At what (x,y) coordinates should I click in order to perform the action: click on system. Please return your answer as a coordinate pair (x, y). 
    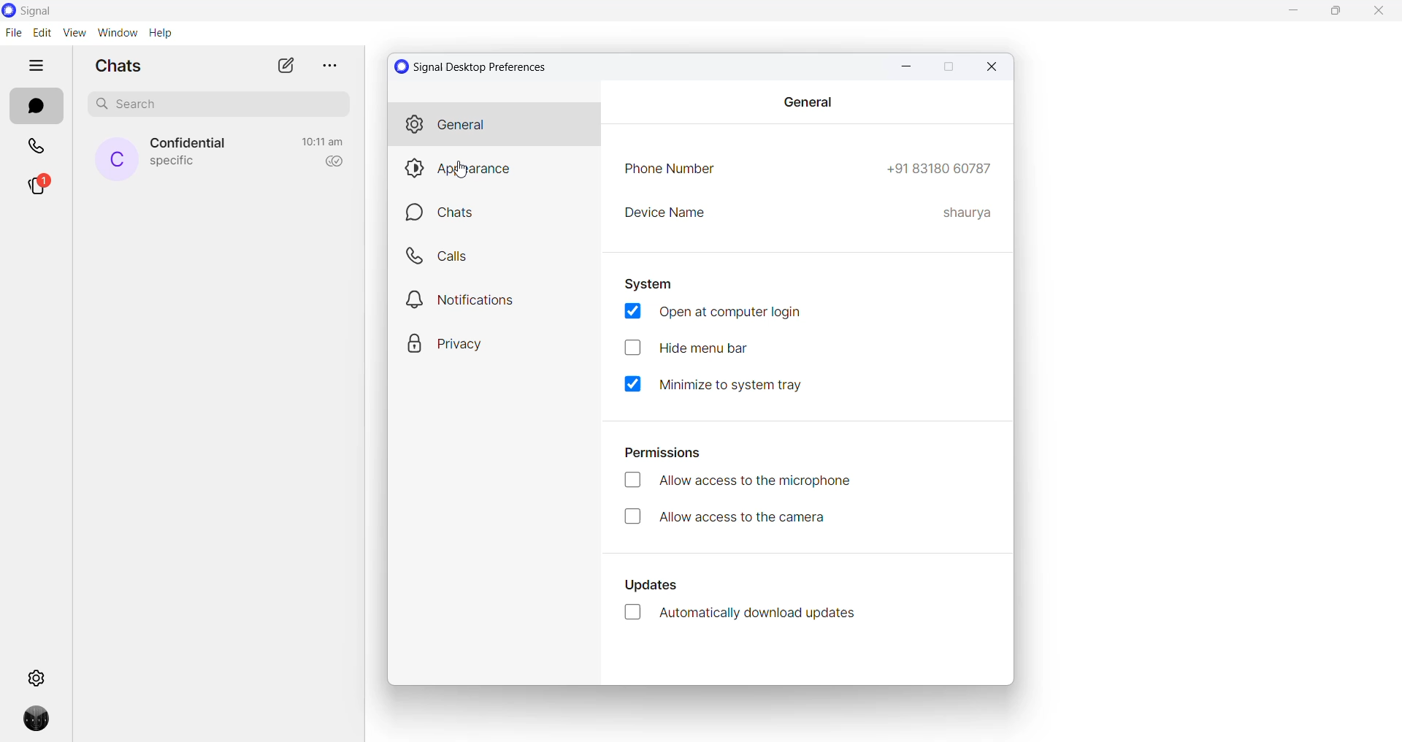
    Looking at the image, I should click on (649, 285).